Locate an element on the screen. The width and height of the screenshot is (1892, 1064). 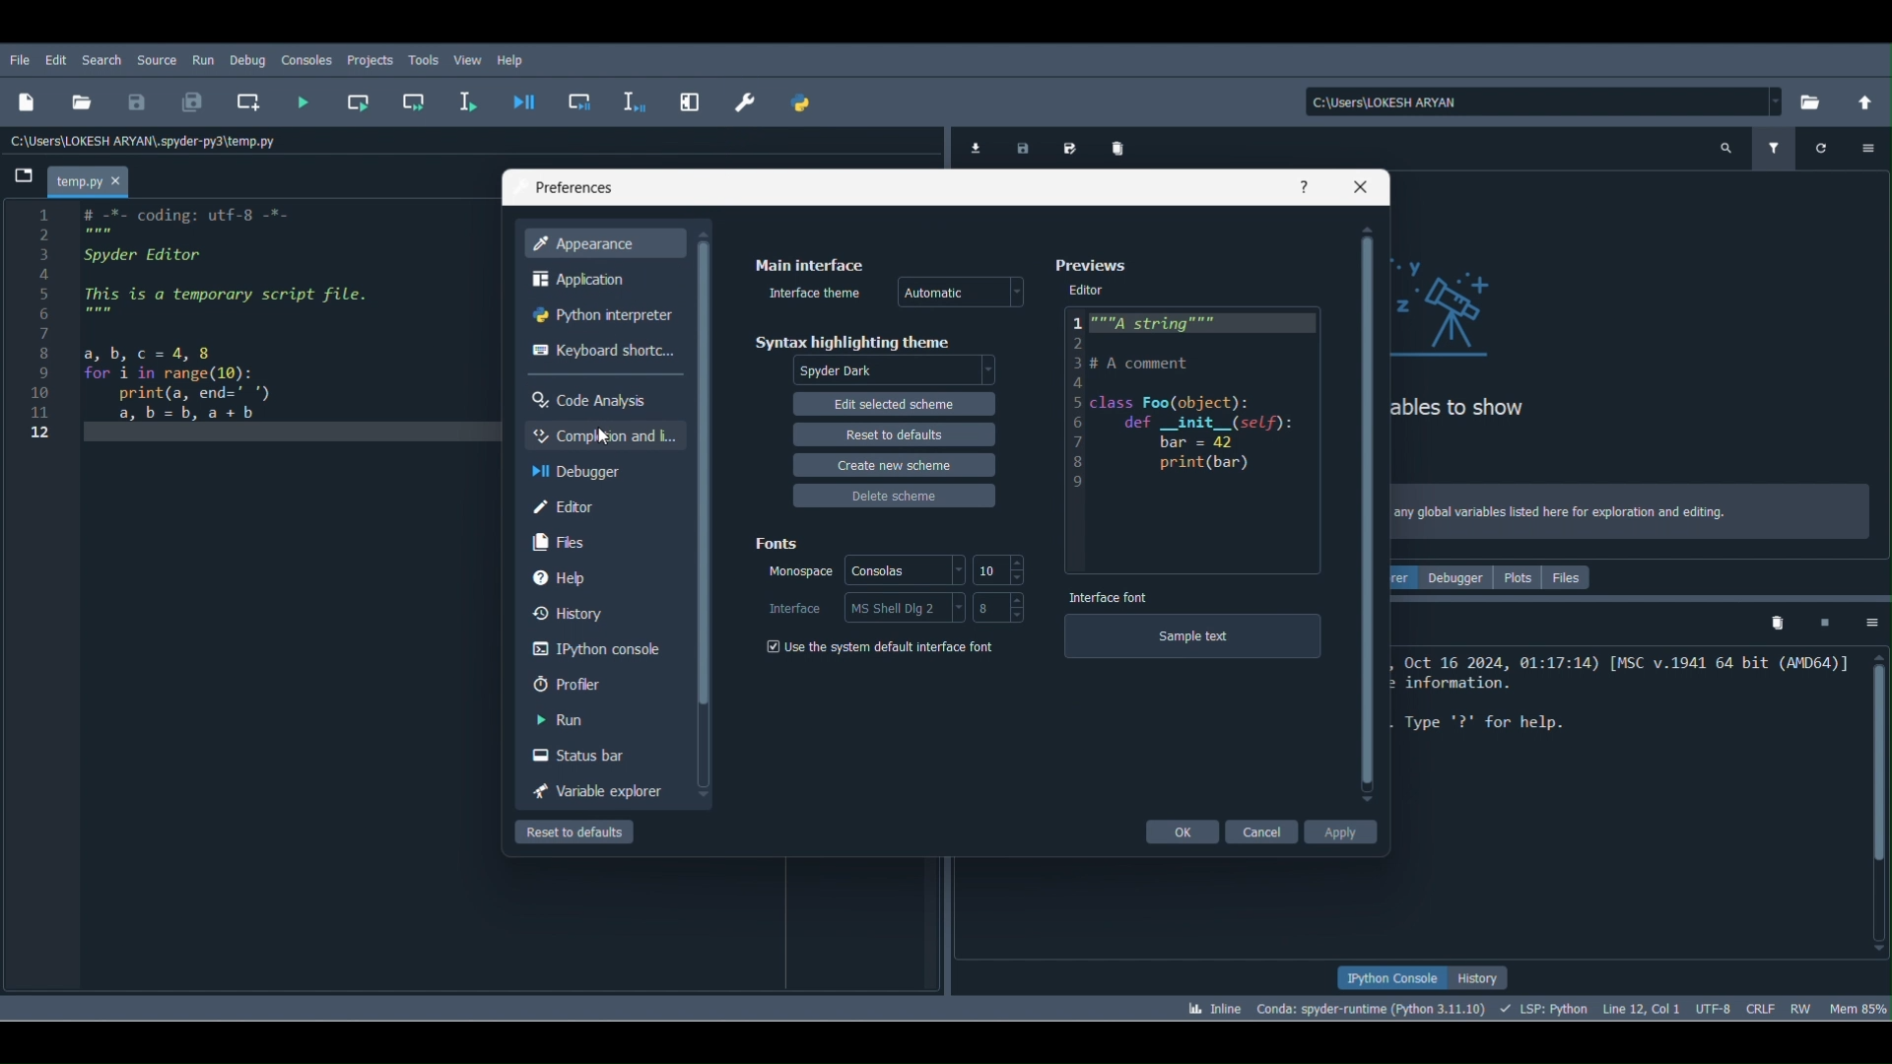
Application is located at coordinates (600, 282).